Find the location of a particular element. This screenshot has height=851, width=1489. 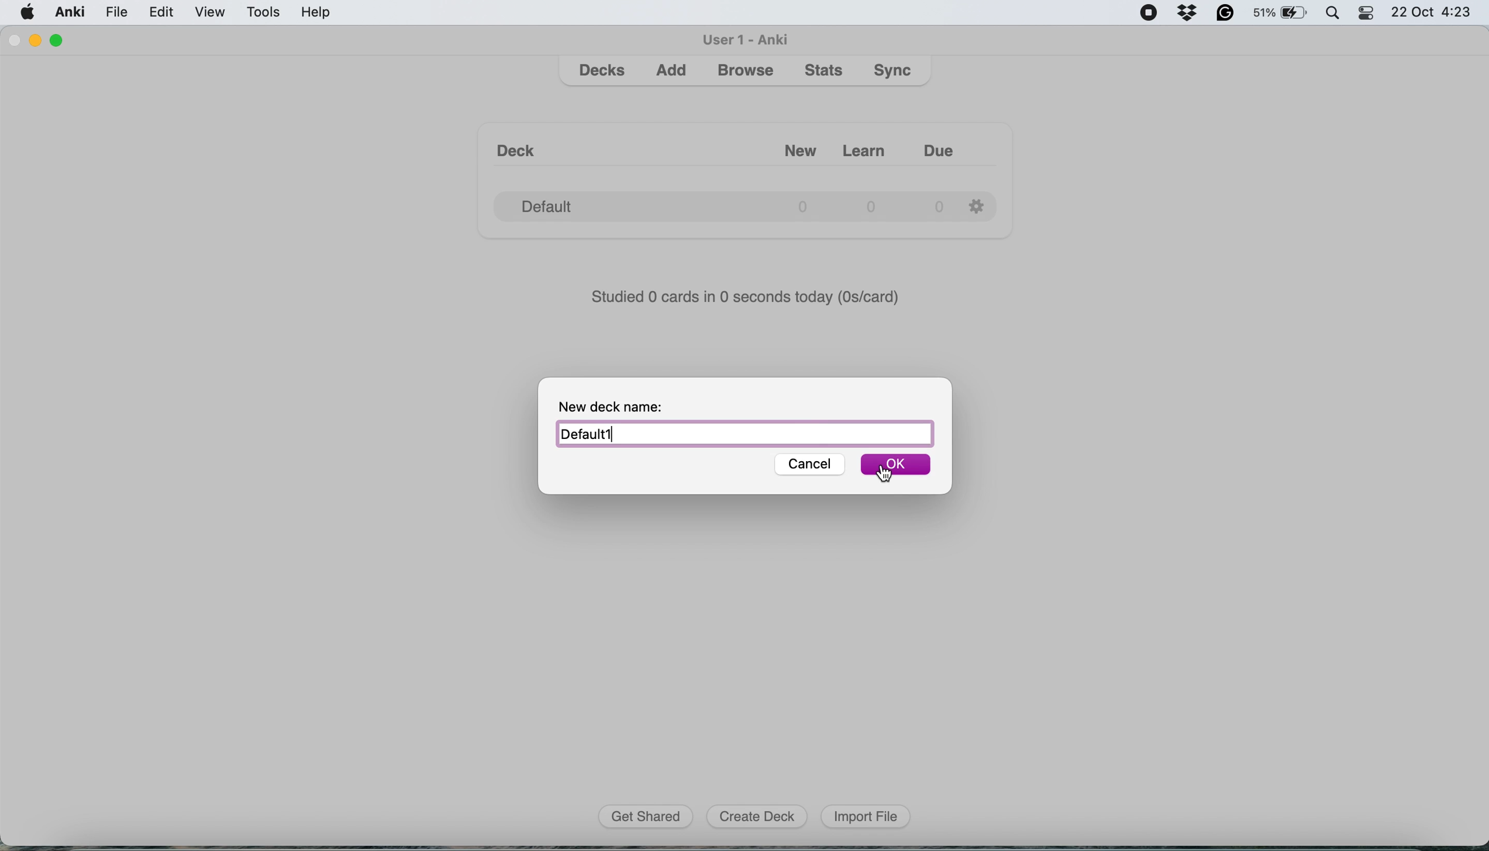

screen recorder is located at coordinates (1153, 12).